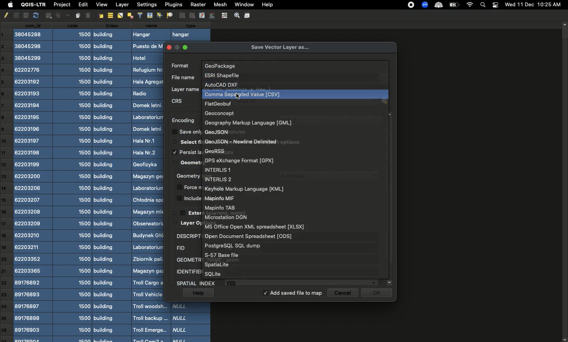 The image size is (568, 342). Describe the element at coordinates (150, 15) in the screenshot. I see `Align Top` at that location.